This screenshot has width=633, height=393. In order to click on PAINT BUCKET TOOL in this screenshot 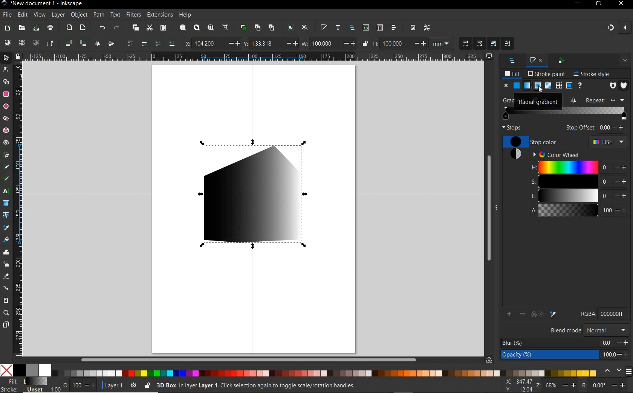, I will do `click(6, 239)`.